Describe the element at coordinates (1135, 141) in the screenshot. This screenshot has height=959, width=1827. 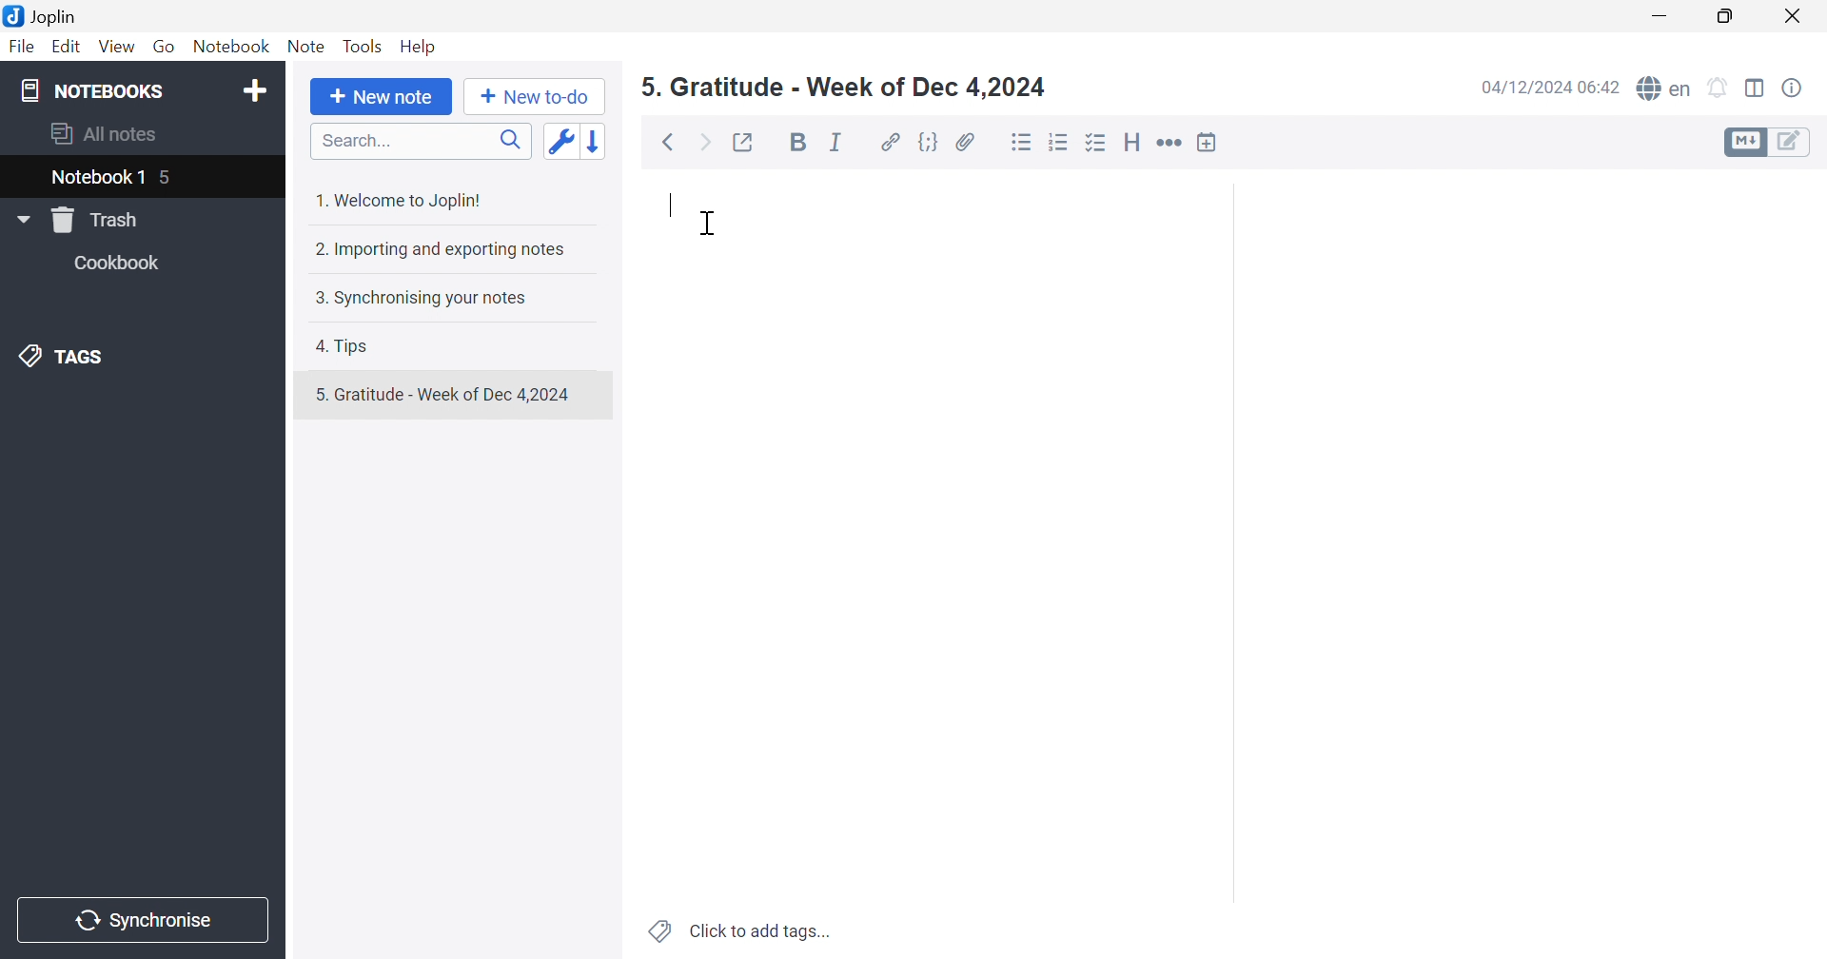
I see `Heading` at that location.